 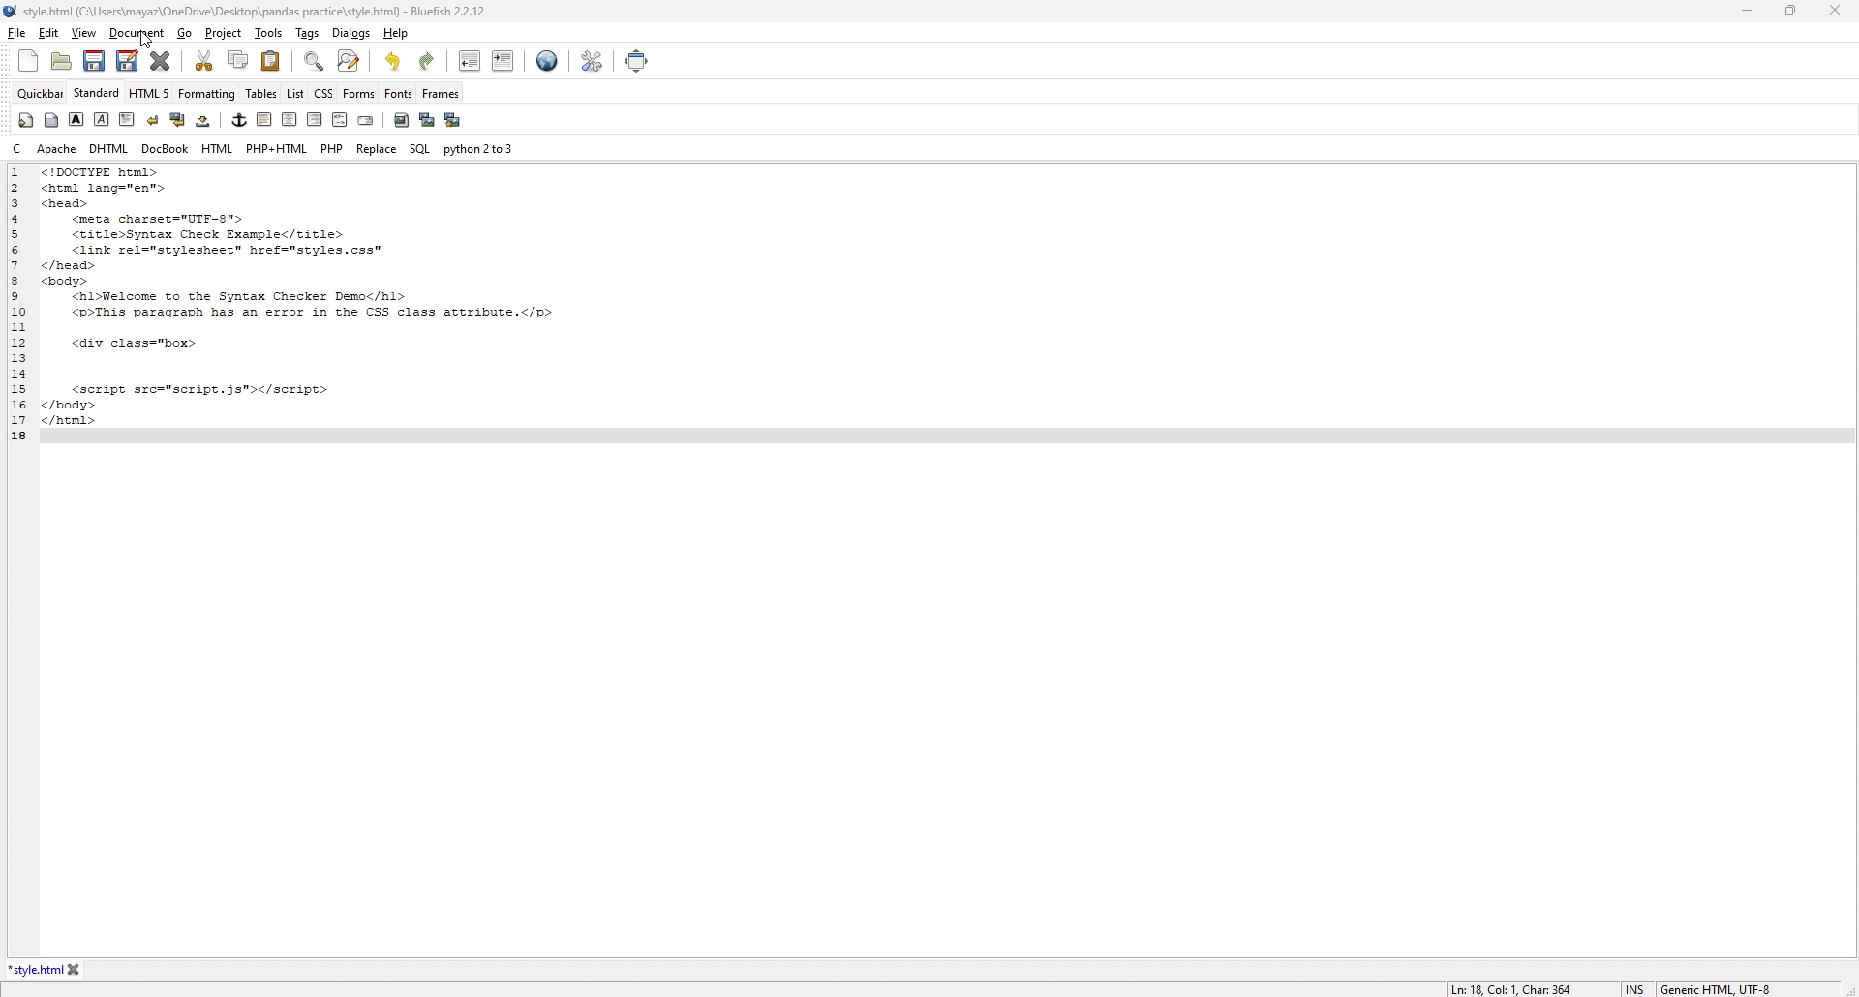 I want to click on open, so click(x=60, y=61).